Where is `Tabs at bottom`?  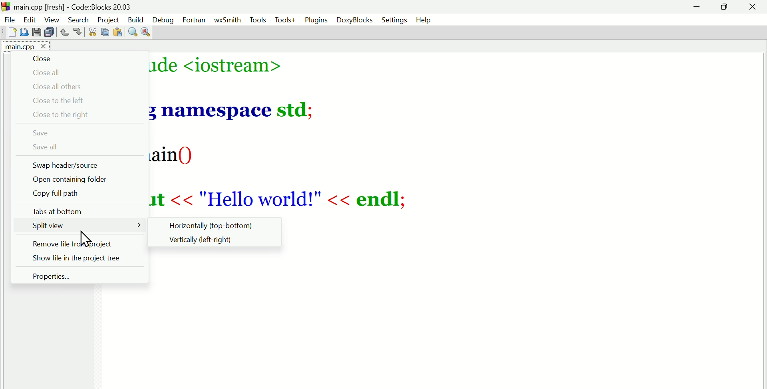
Tabs at bottom is located at coordinates (65, 210).